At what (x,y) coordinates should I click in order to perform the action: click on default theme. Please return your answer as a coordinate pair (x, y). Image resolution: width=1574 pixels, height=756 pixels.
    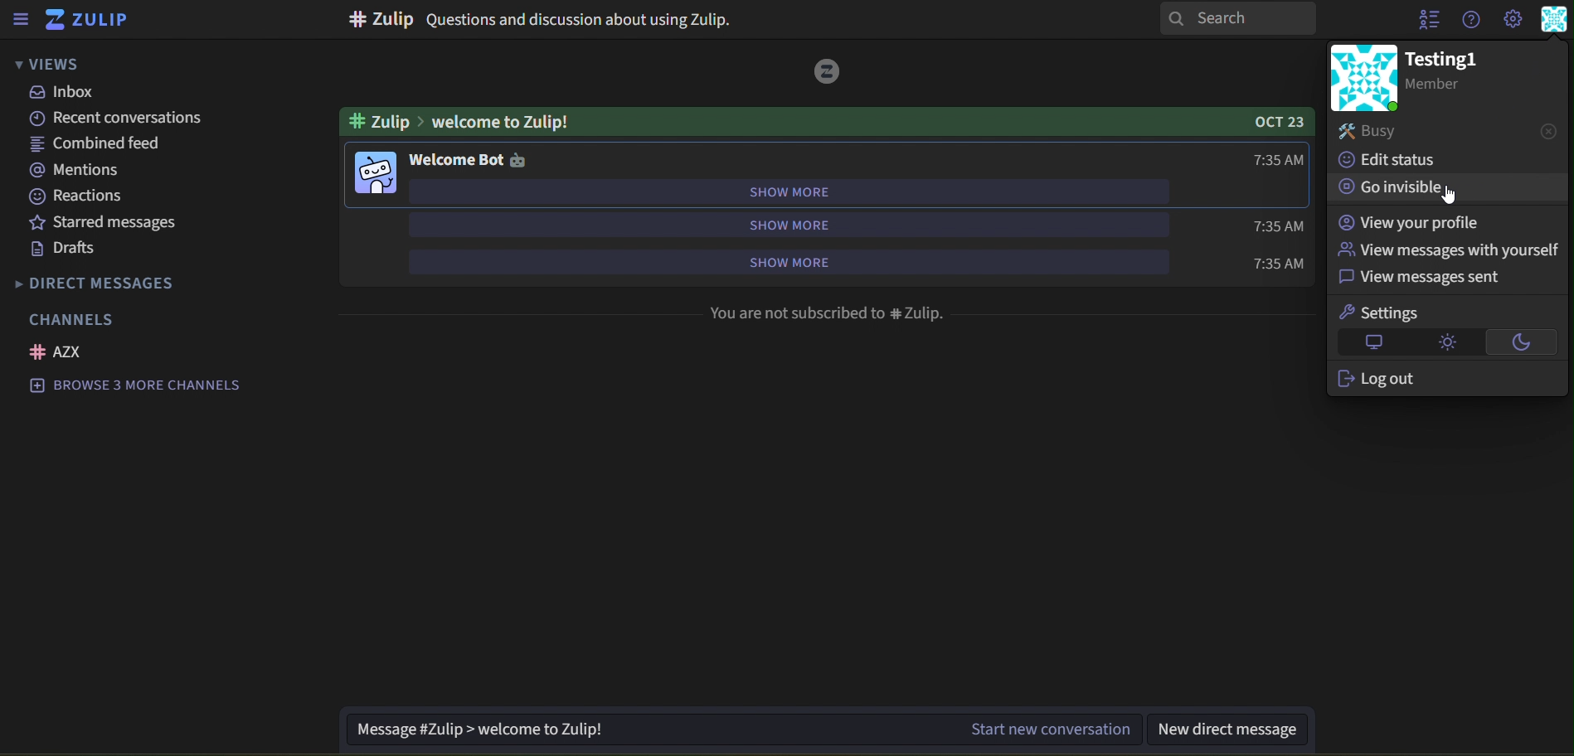
    Looking at the image, I should click on (1369, 343).